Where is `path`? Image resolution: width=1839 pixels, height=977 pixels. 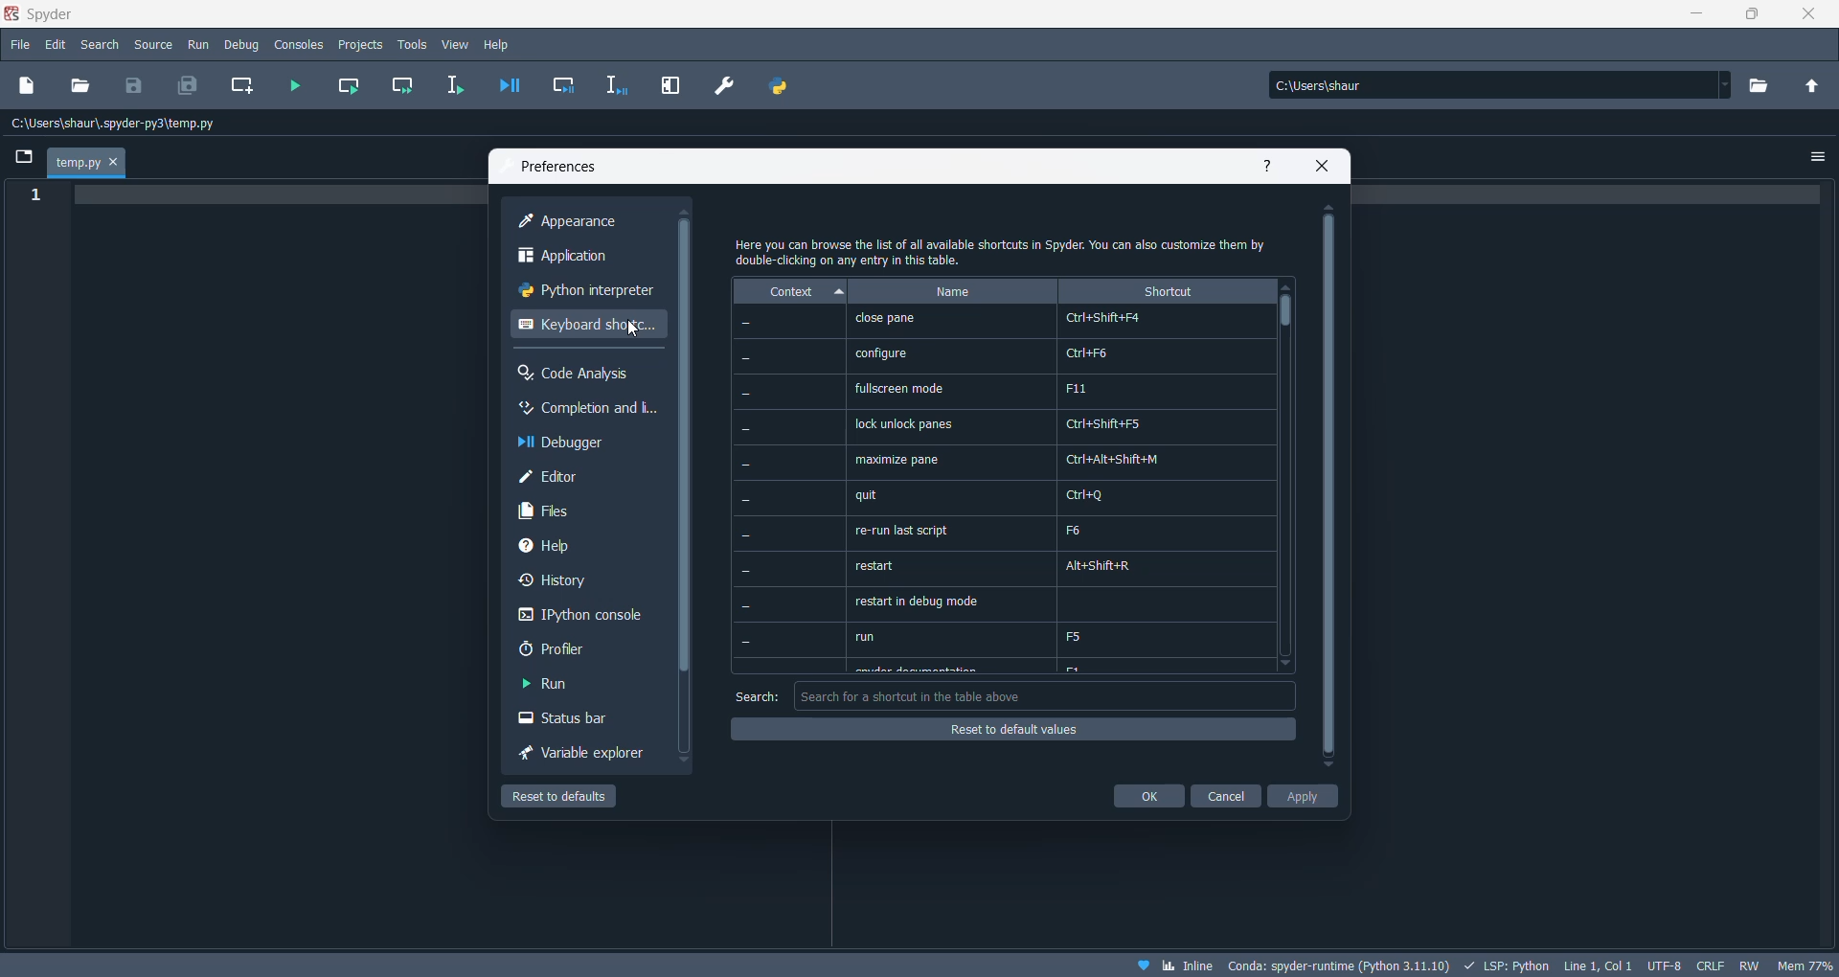
path is located at coordinates (123, 125).